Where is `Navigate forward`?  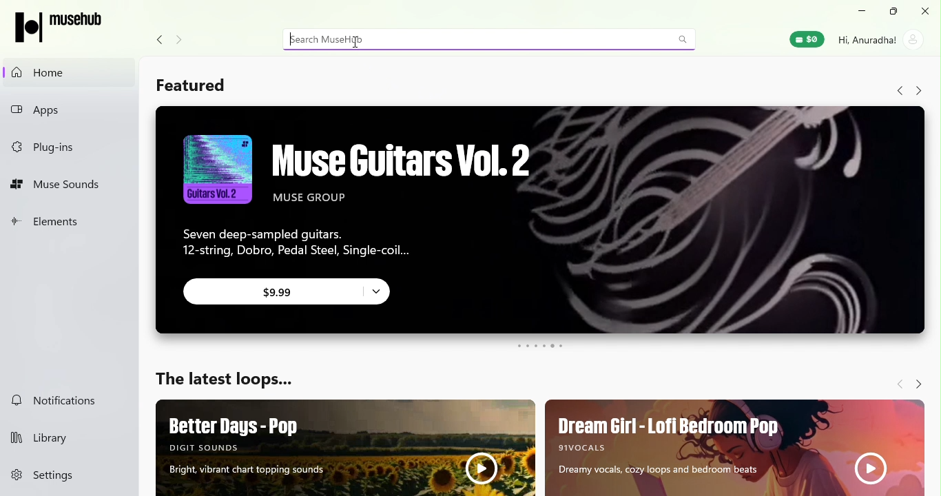
Navigate forward is located at coordinates (896, 380).